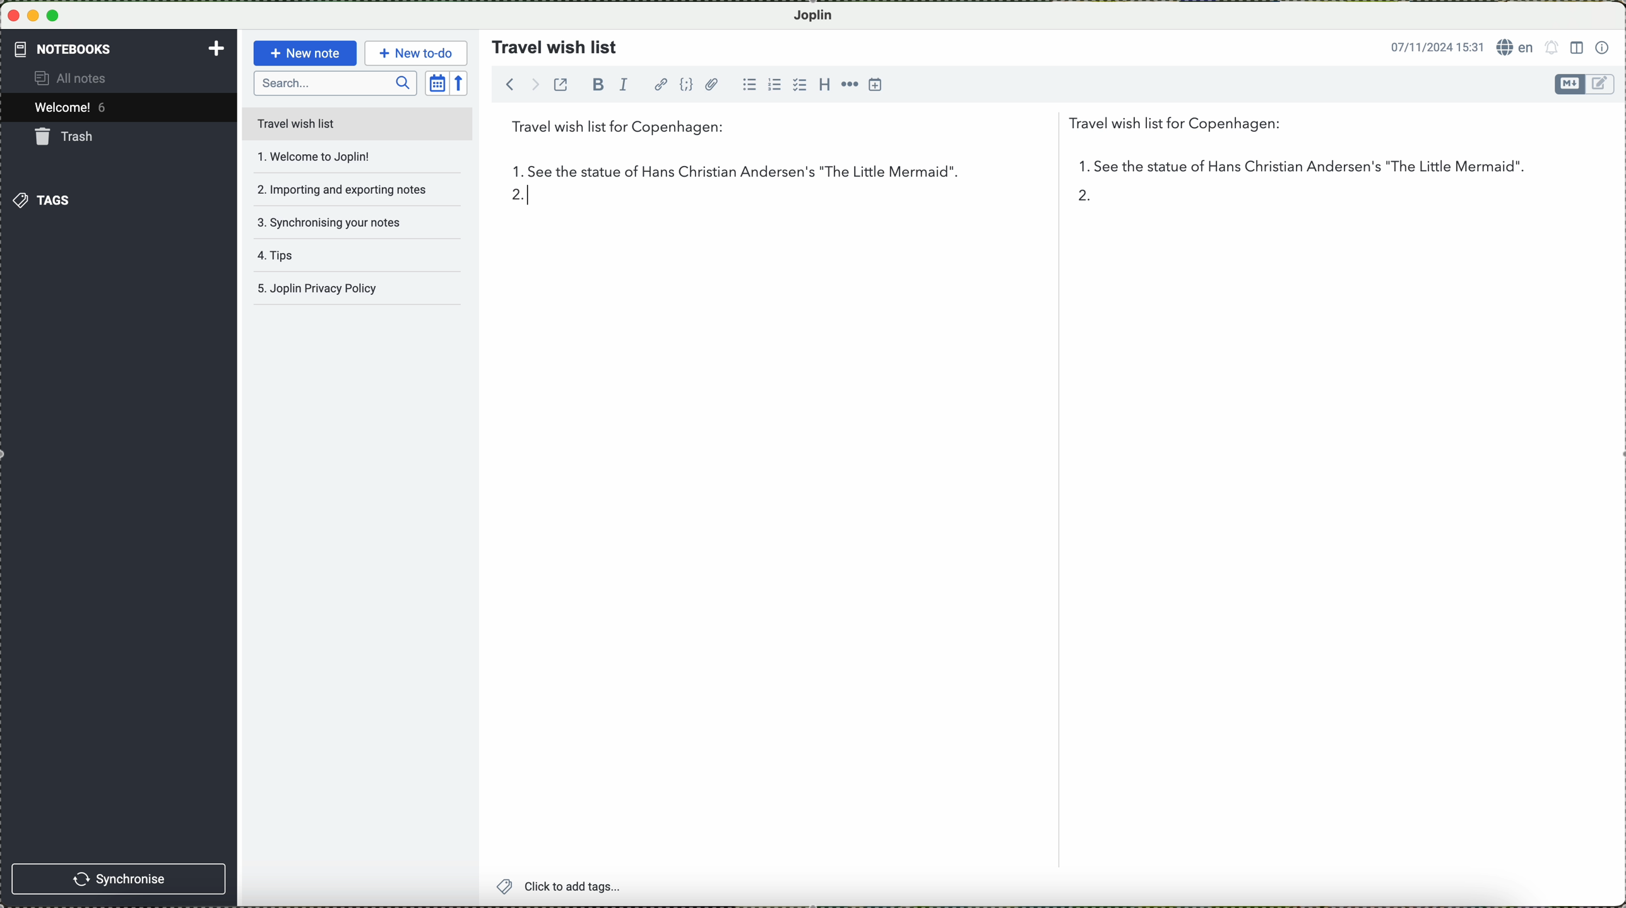 This screenshot has height=908, width=1626. I want to click on bold, so click(598, 84).